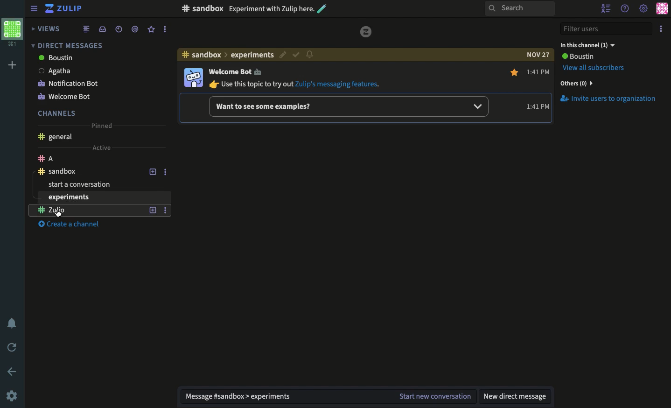  I want to click on Agatha, so click(89, 70).